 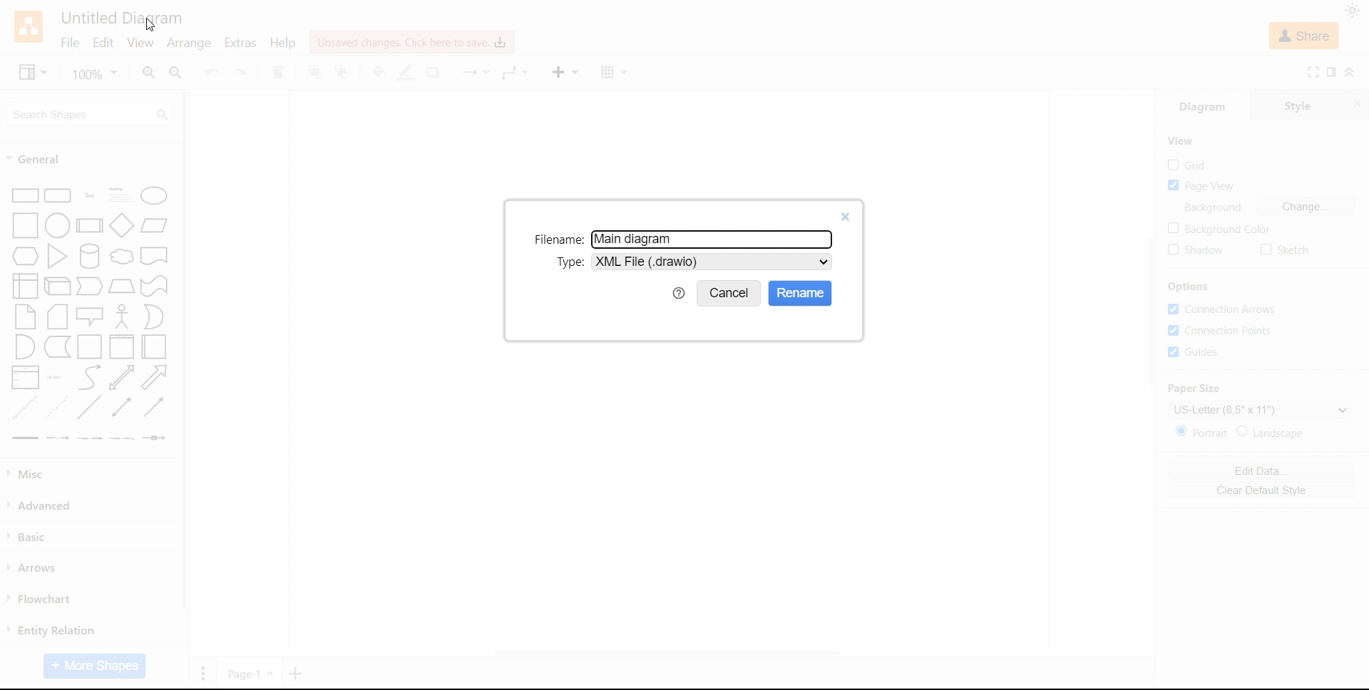 What do you see at coordinates (1333, 72) in the screenshot?
I see `Format ` at bounding box center [1333, 72].